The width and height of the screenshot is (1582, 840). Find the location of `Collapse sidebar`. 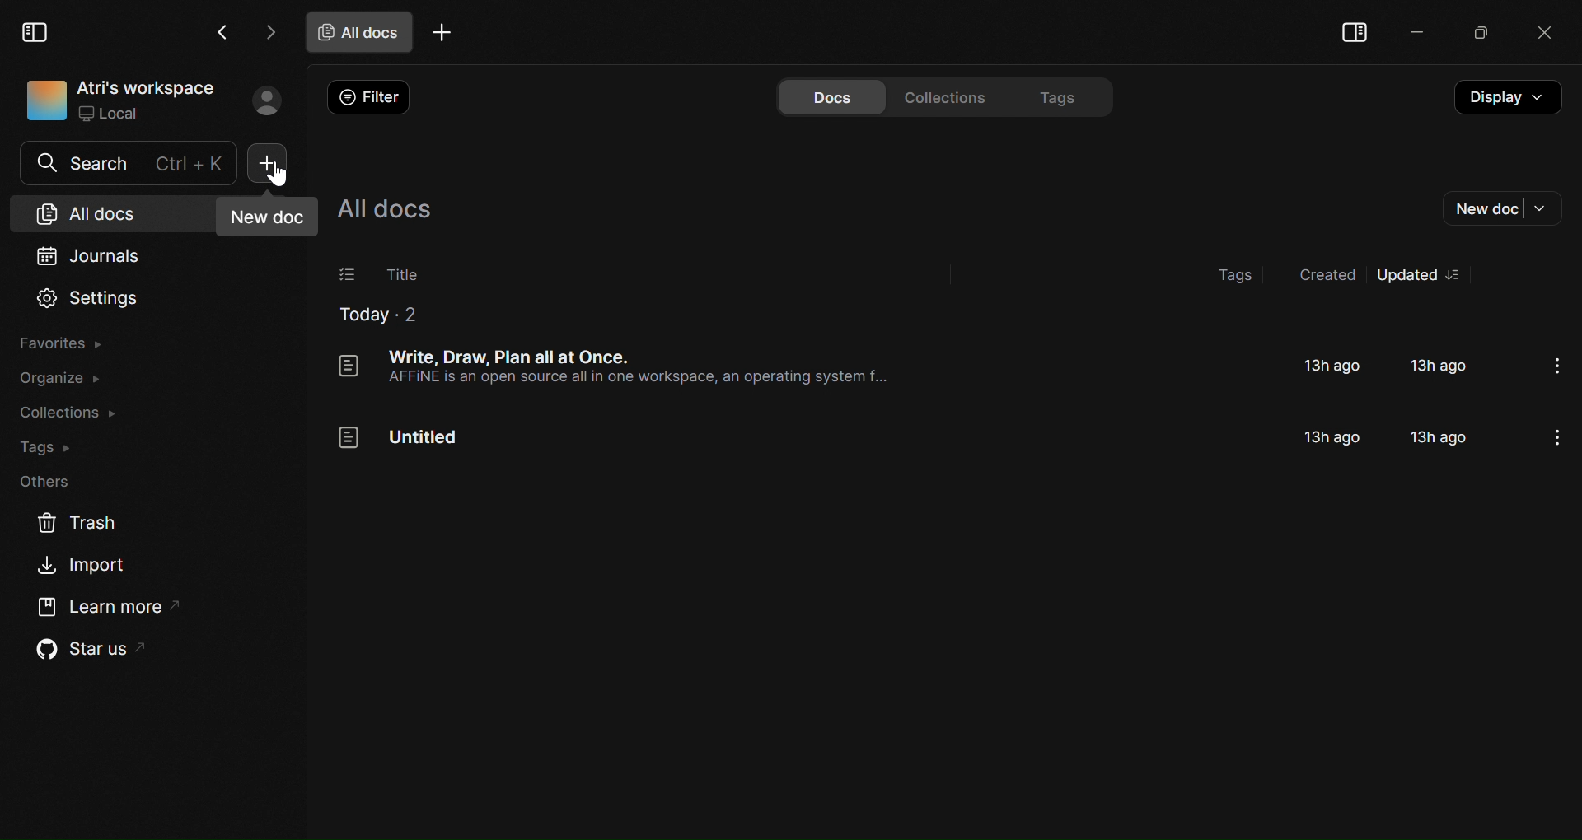

Collapse sidebar is located at coordinates (1355, 34).